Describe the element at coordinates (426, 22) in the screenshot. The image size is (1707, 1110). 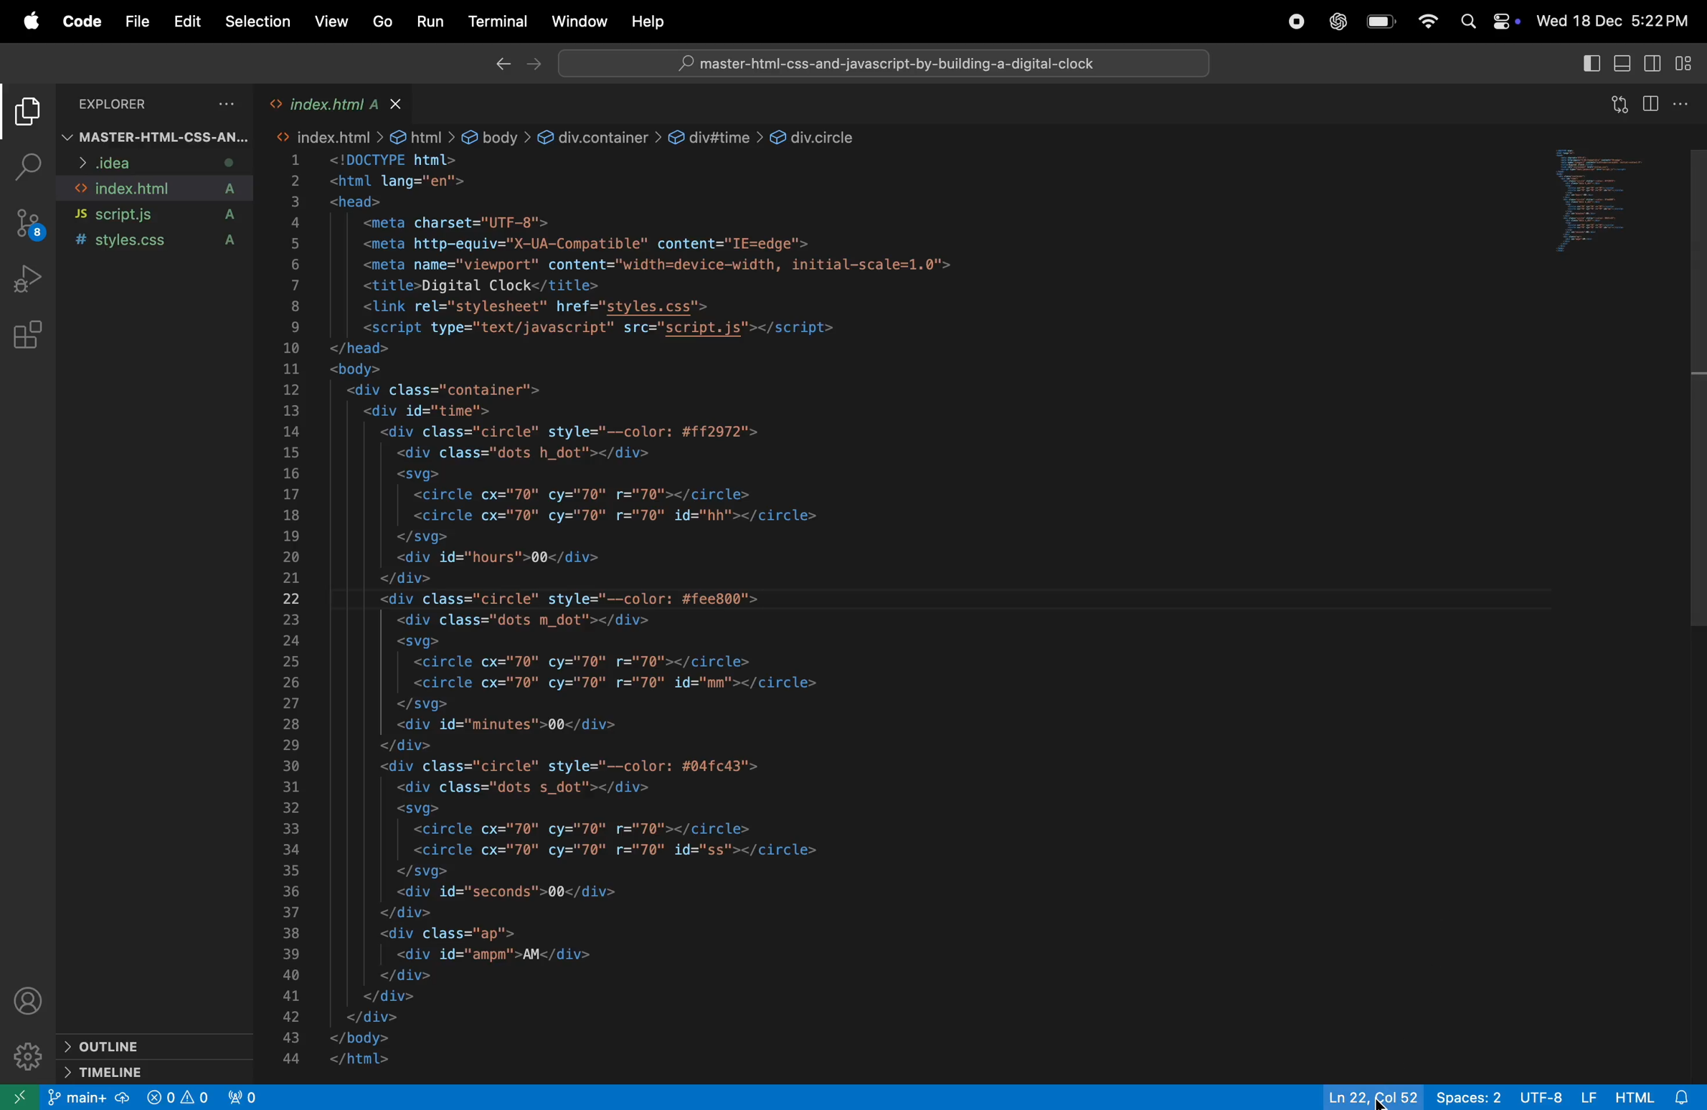
I see `run` at that location.